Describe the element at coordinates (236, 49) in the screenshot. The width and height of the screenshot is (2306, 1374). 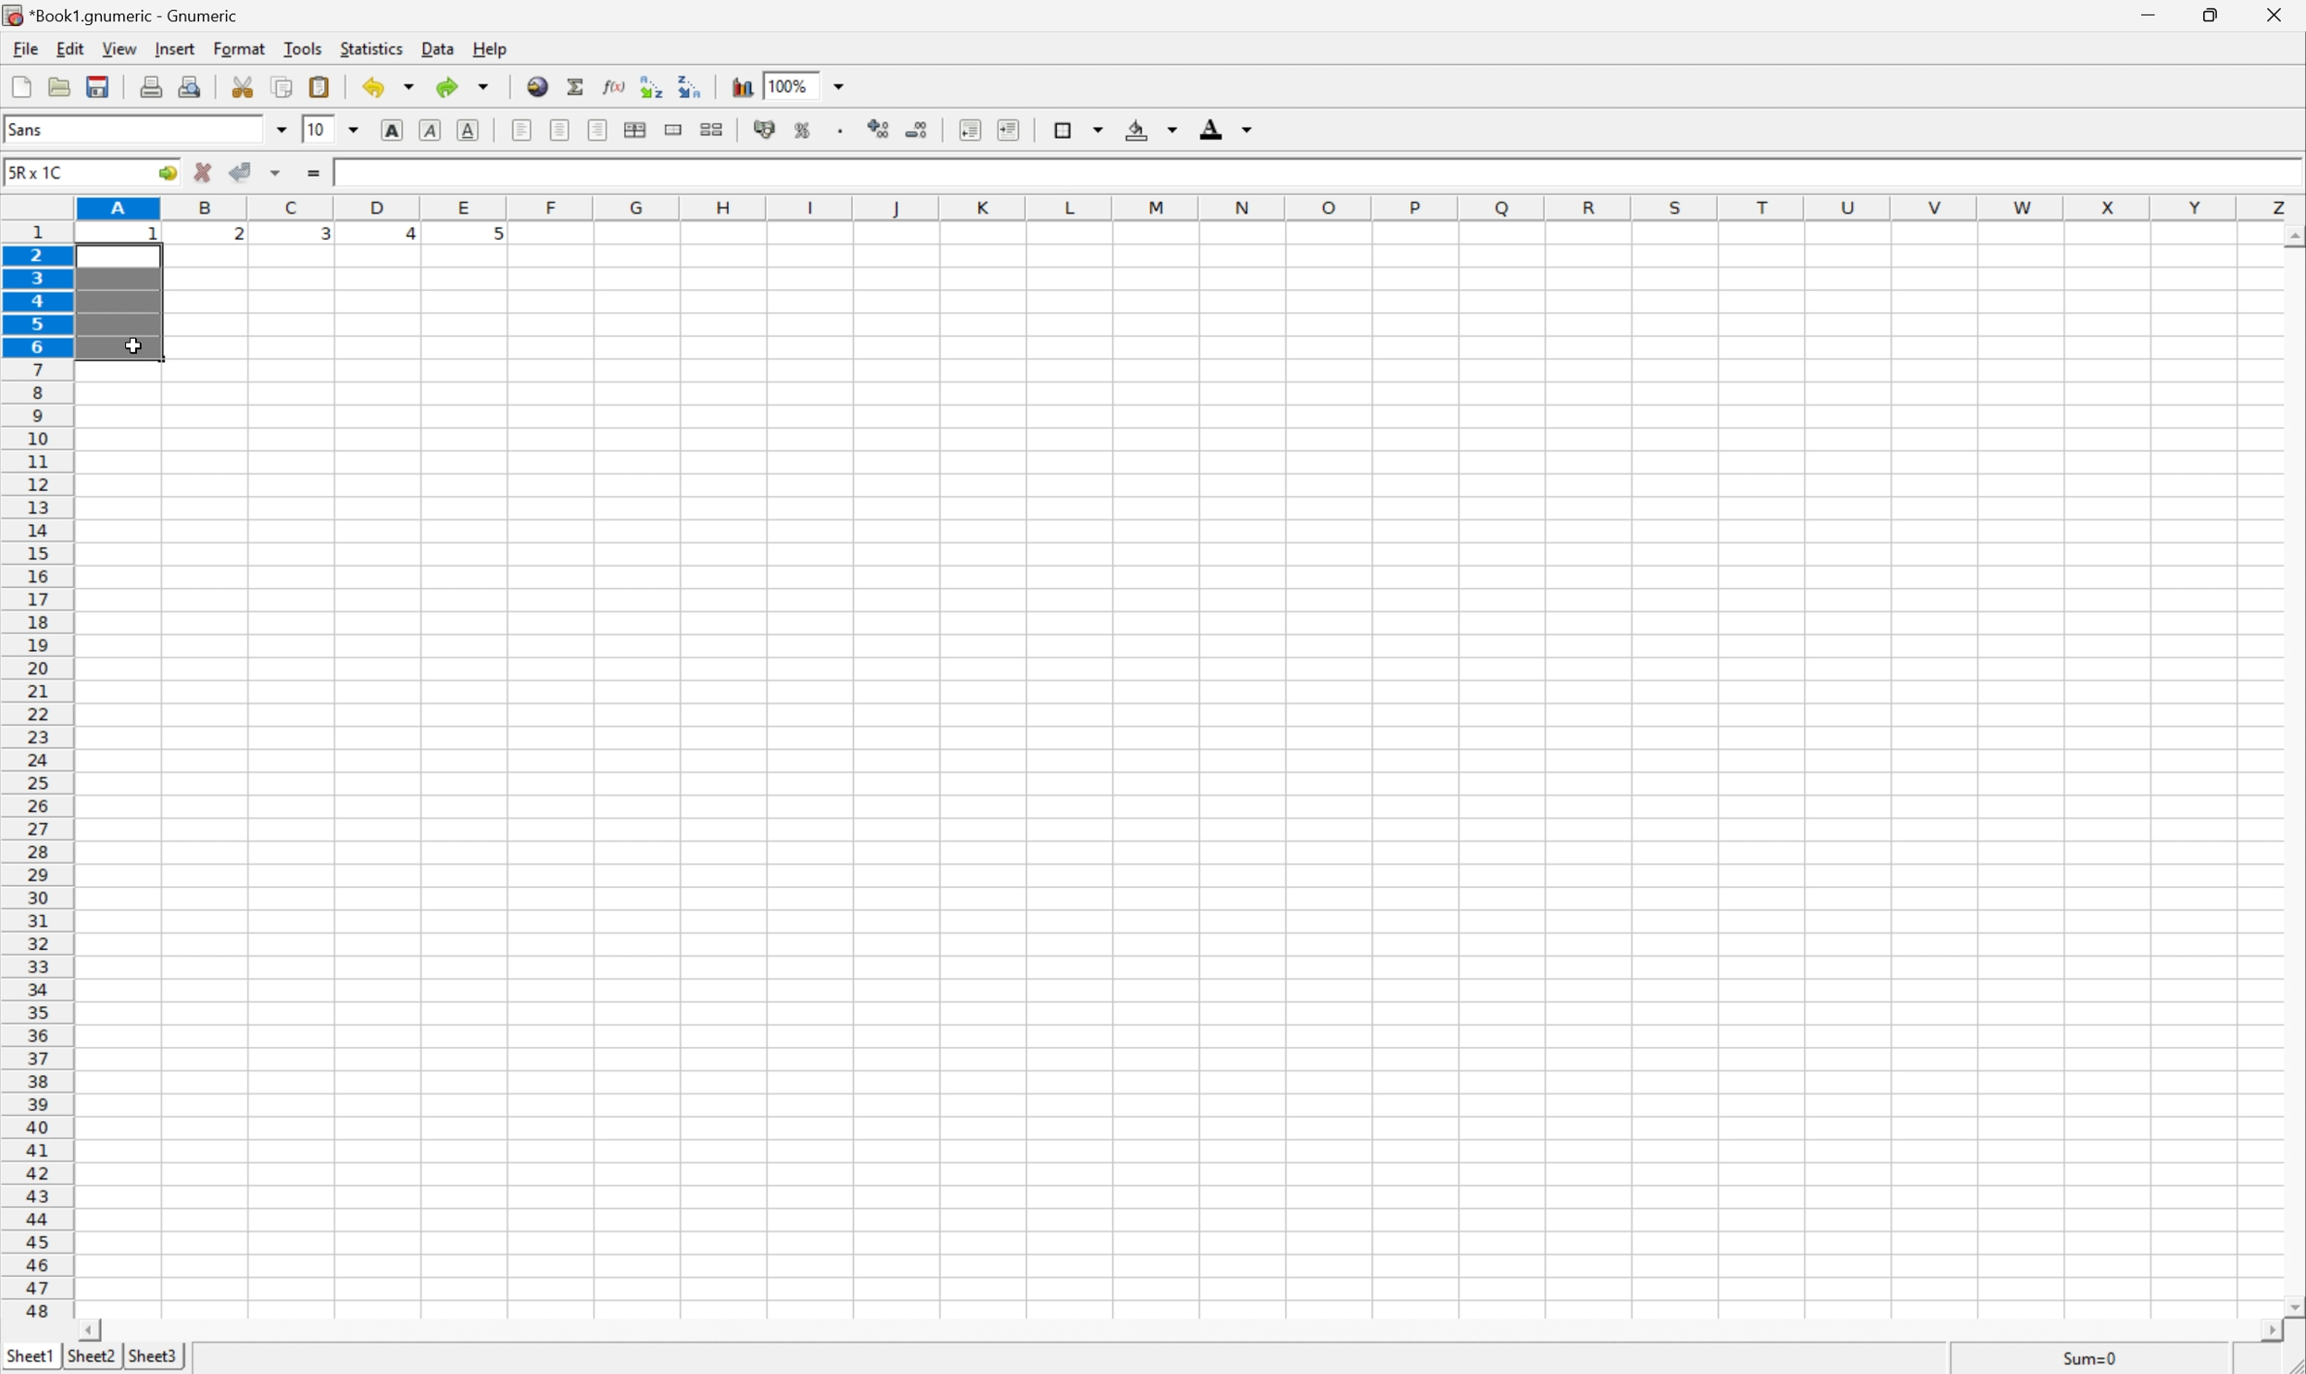
I see `format` at that location.